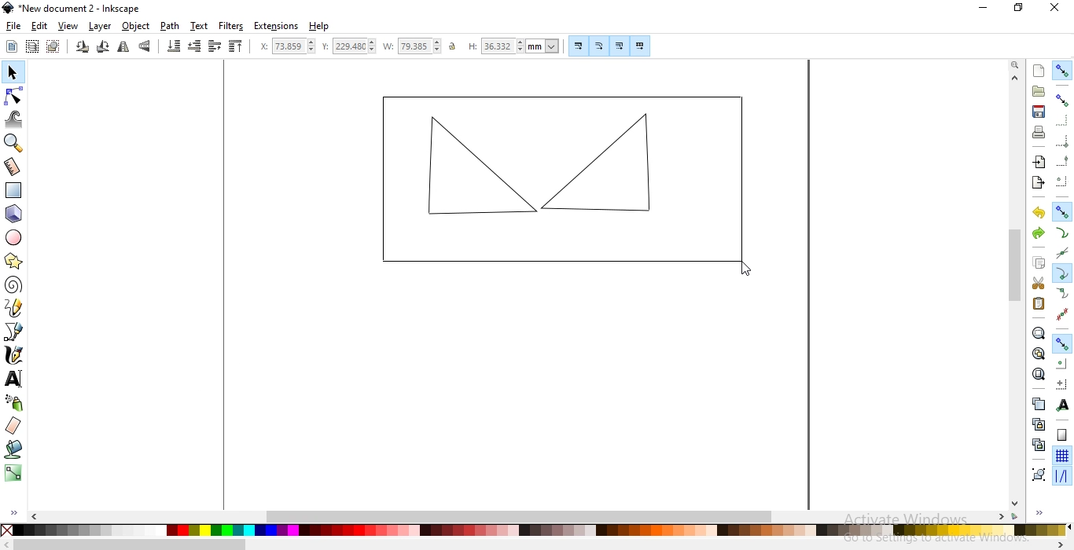  What do you see at coordinates (13, 144) in the screenshot?
I see `zoom in or out` at bounding box center [13, 144].